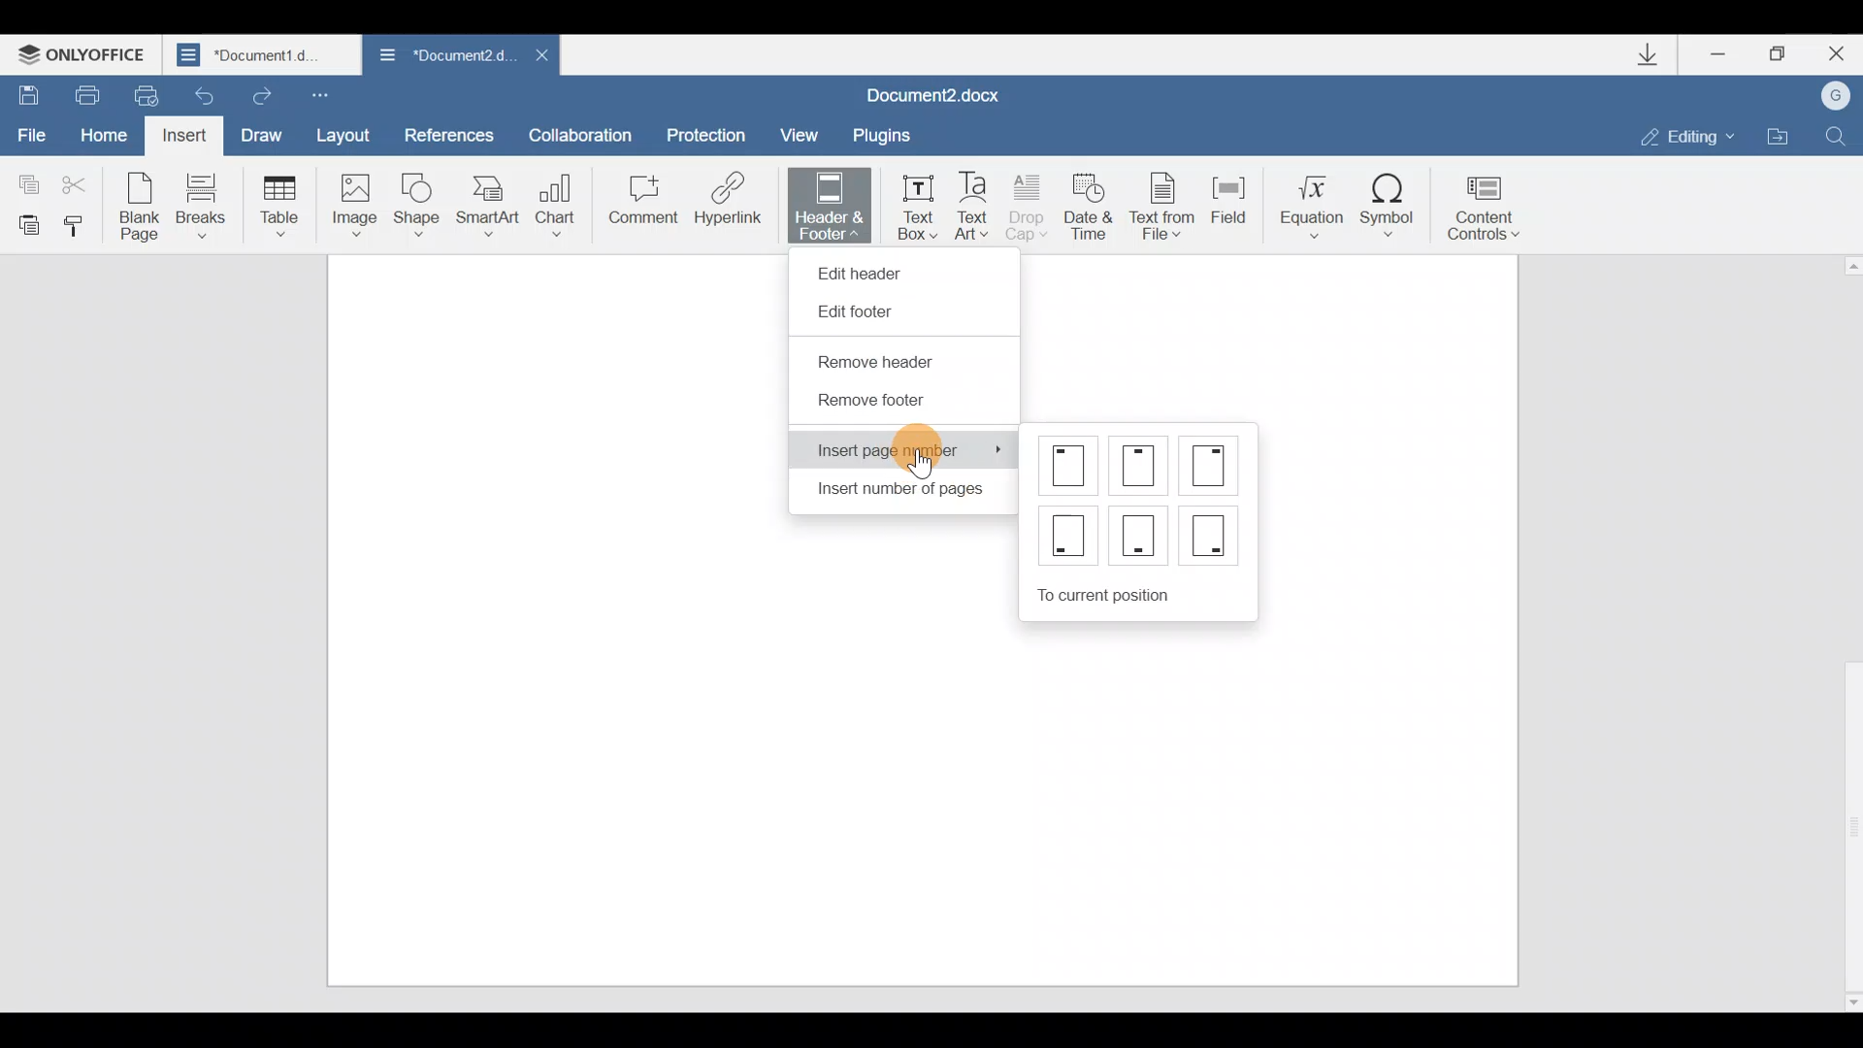  What do you see at coordinates (354, 205) in the screenshot?
I see `Image` at bounding box center [354, 205].